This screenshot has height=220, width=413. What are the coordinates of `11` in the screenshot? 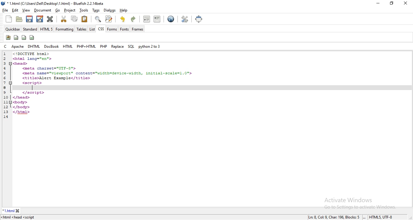 It's located at (5, 102).